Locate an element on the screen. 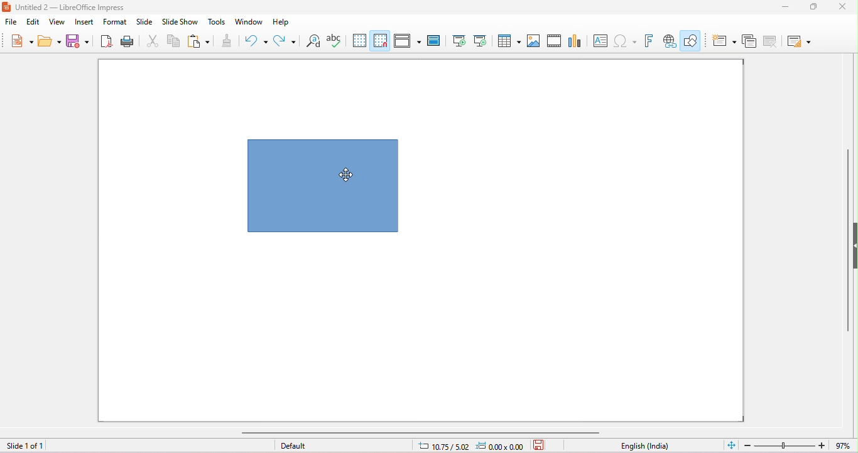 This screenshot has height=453, width=858. slide layout is located at coordinates (800, 42).